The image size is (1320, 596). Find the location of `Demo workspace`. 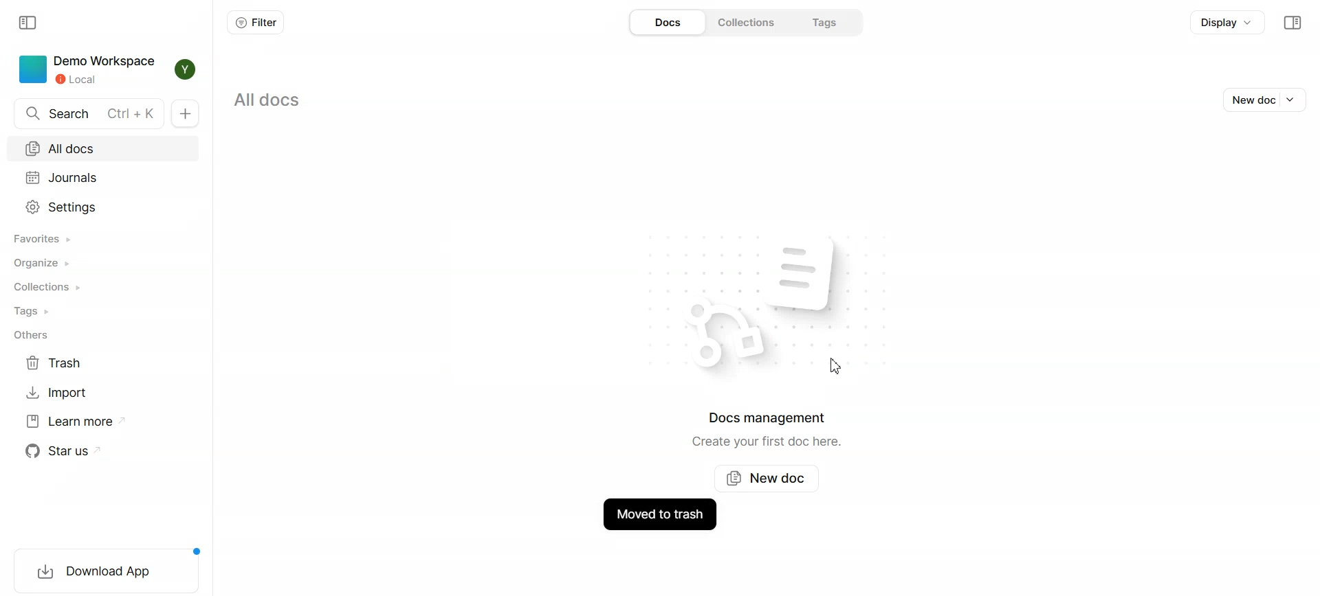

Demo workspace is located at coordinates (87, 70).